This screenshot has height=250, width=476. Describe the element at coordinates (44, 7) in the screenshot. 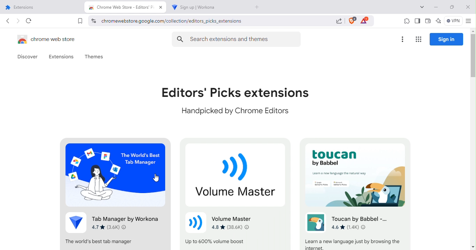

I see `Extensions tab` at that location.